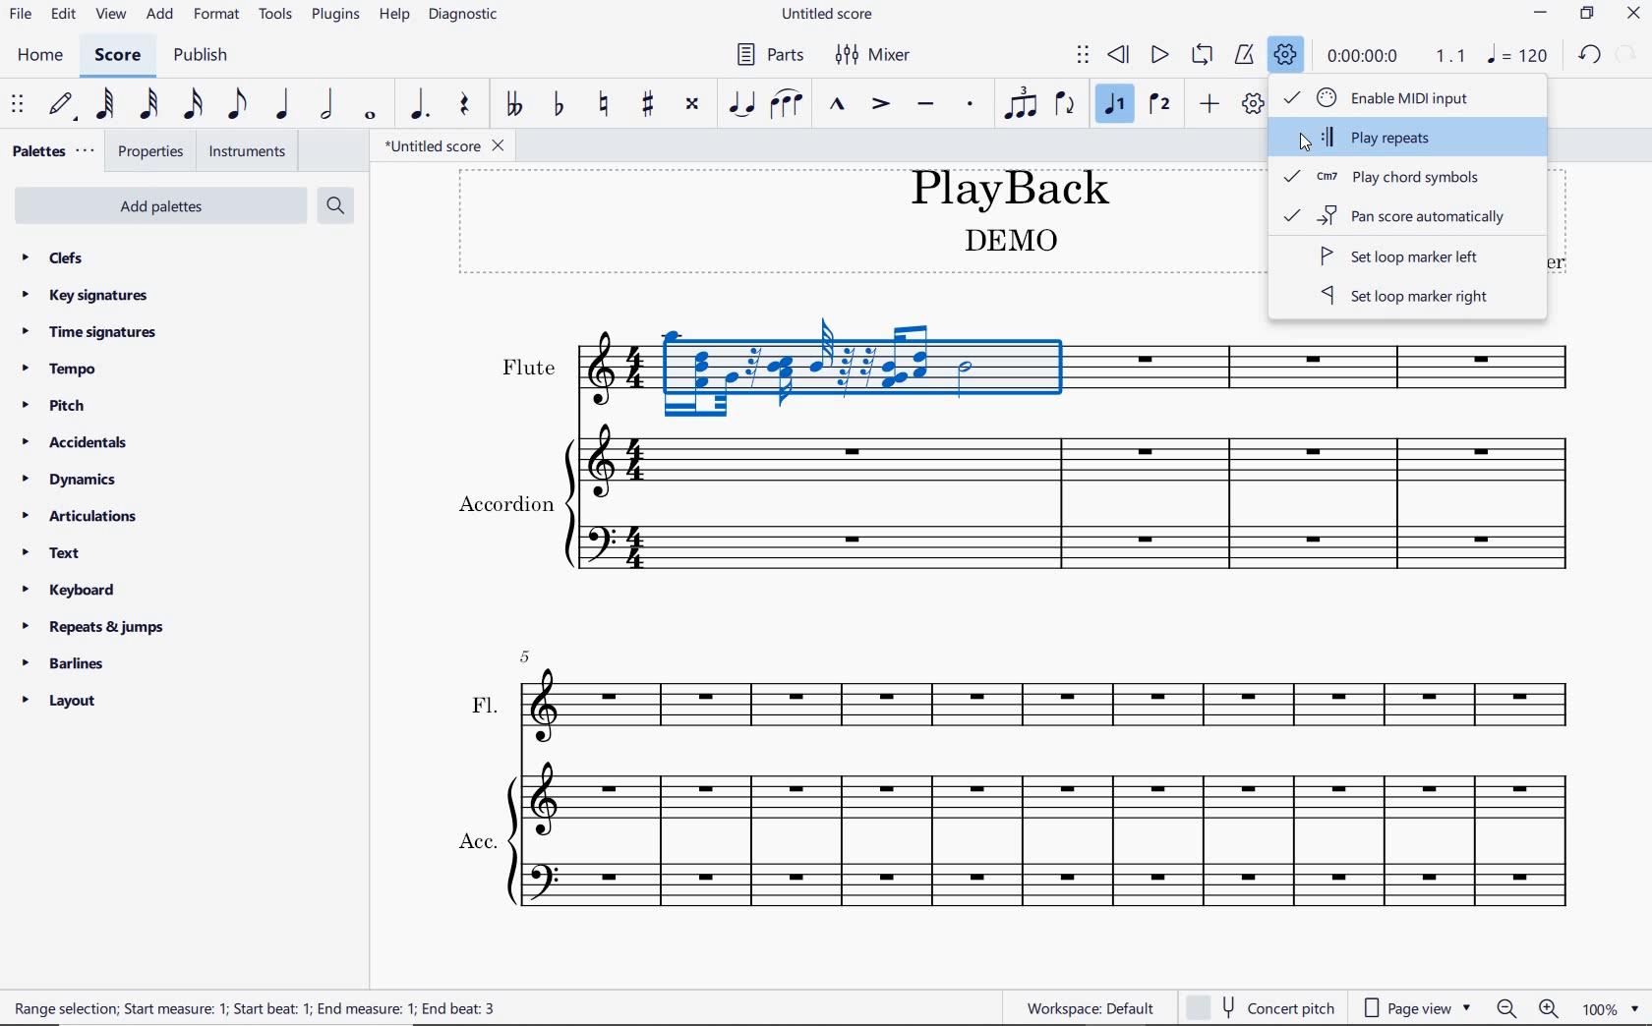  What do you see at coordinates (1626, 53) in the screenshot?
I see `redo` at bounding box center [1626, 53].